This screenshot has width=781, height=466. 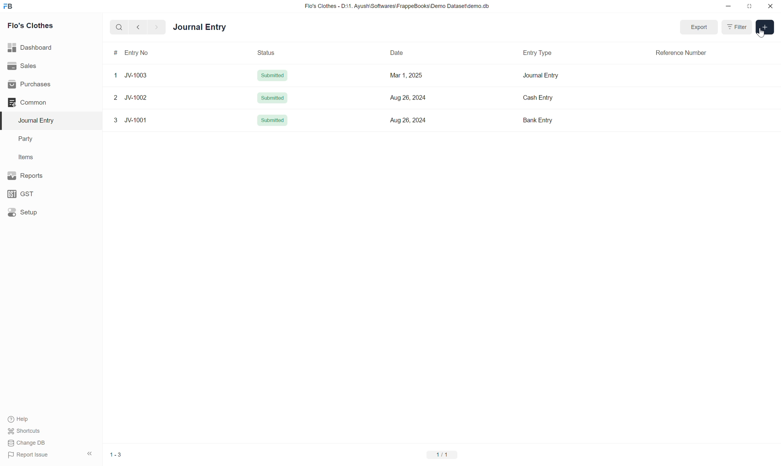 I want to click on Journal Entry, so click(x=39, y=120).